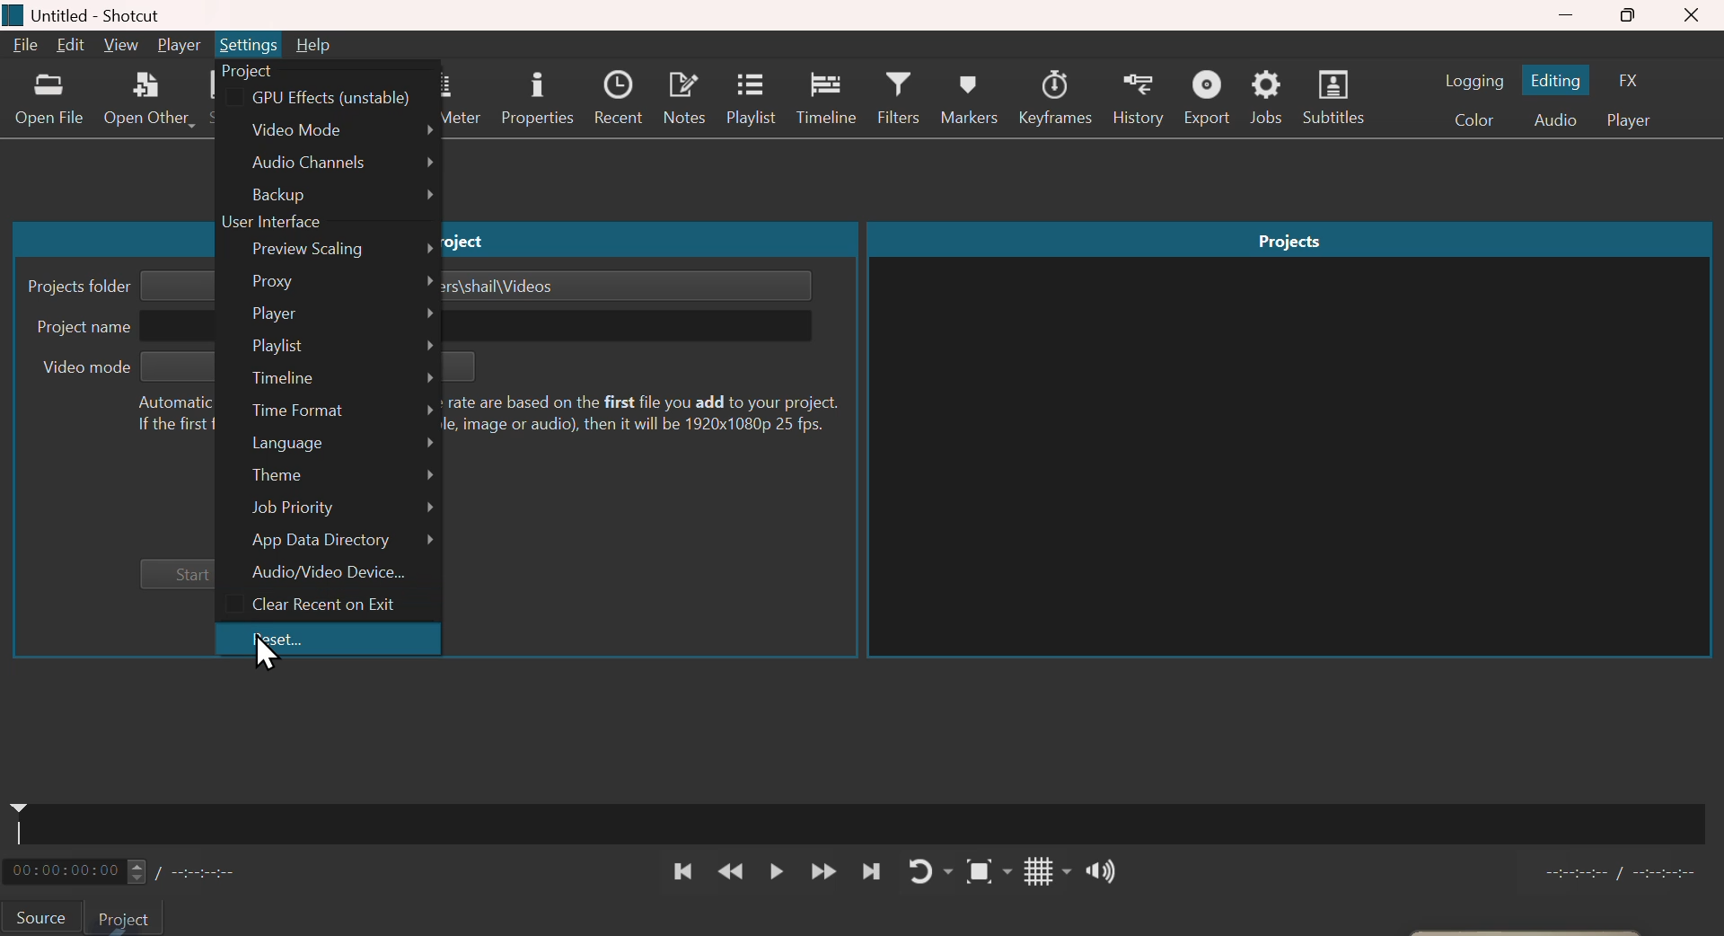 This screenshot has width=1724, height=936. I want to click on F X, so click(1639, 77).